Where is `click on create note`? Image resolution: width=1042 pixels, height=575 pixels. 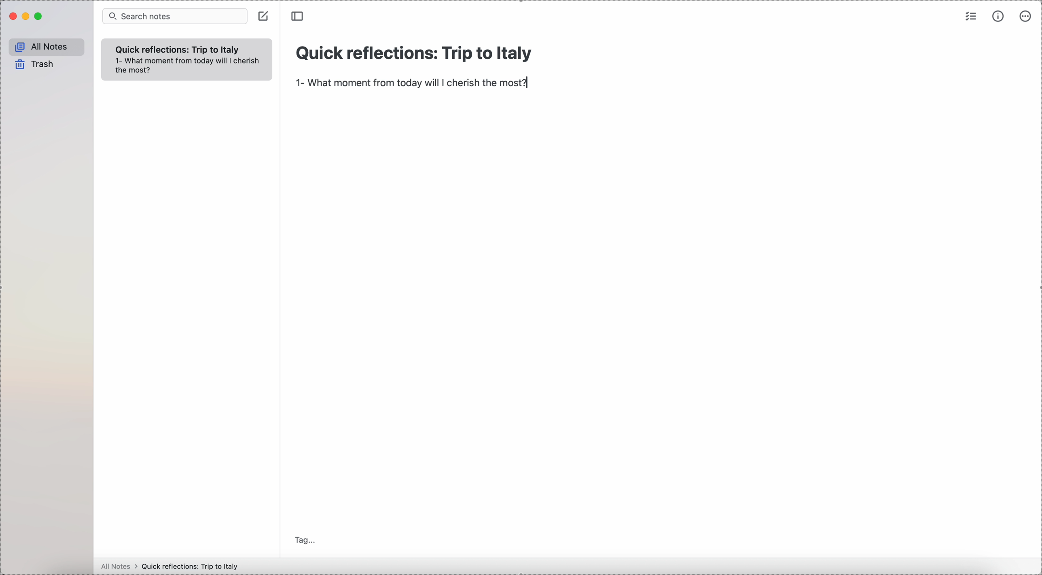
click on create note is located at coordinates (265, 17).